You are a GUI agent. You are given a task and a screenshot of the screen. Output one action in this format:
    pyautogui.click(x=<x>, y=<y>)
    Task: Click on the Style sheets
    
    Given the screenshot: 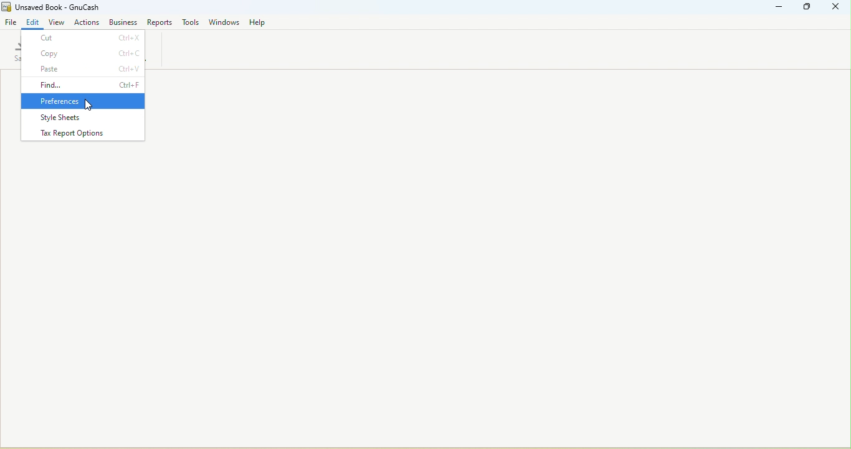 What is the action you would take?
    pyautogui.click(x=83, y=117)
    